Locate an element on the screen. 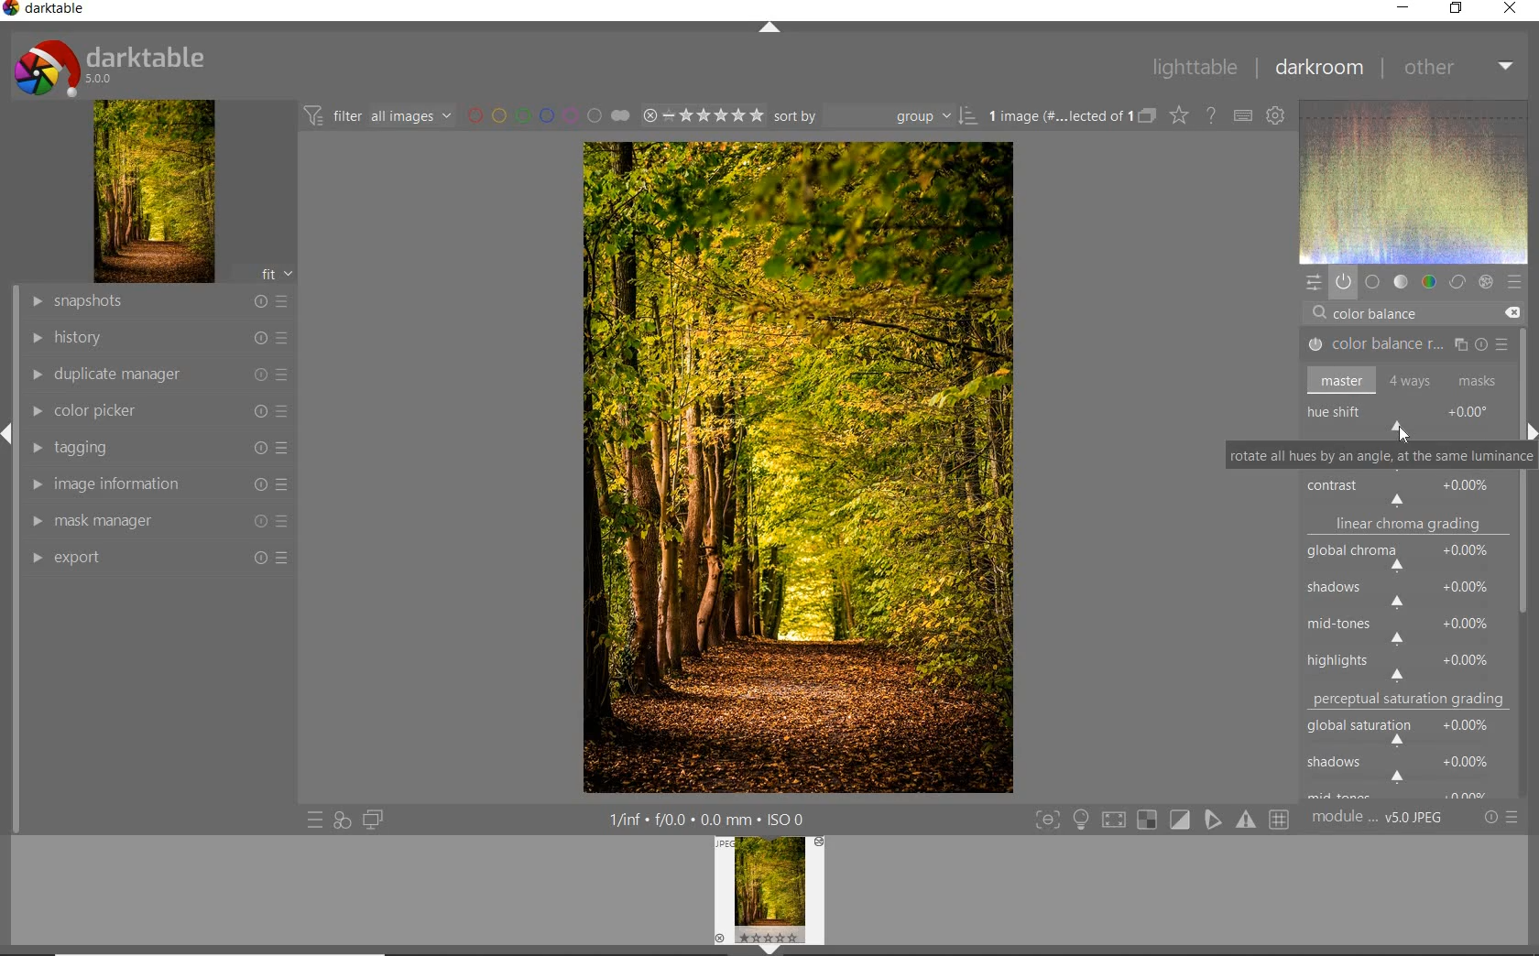 The height and width of the screenshot is (956, 1539). base is located at coordinates (1372, 282).